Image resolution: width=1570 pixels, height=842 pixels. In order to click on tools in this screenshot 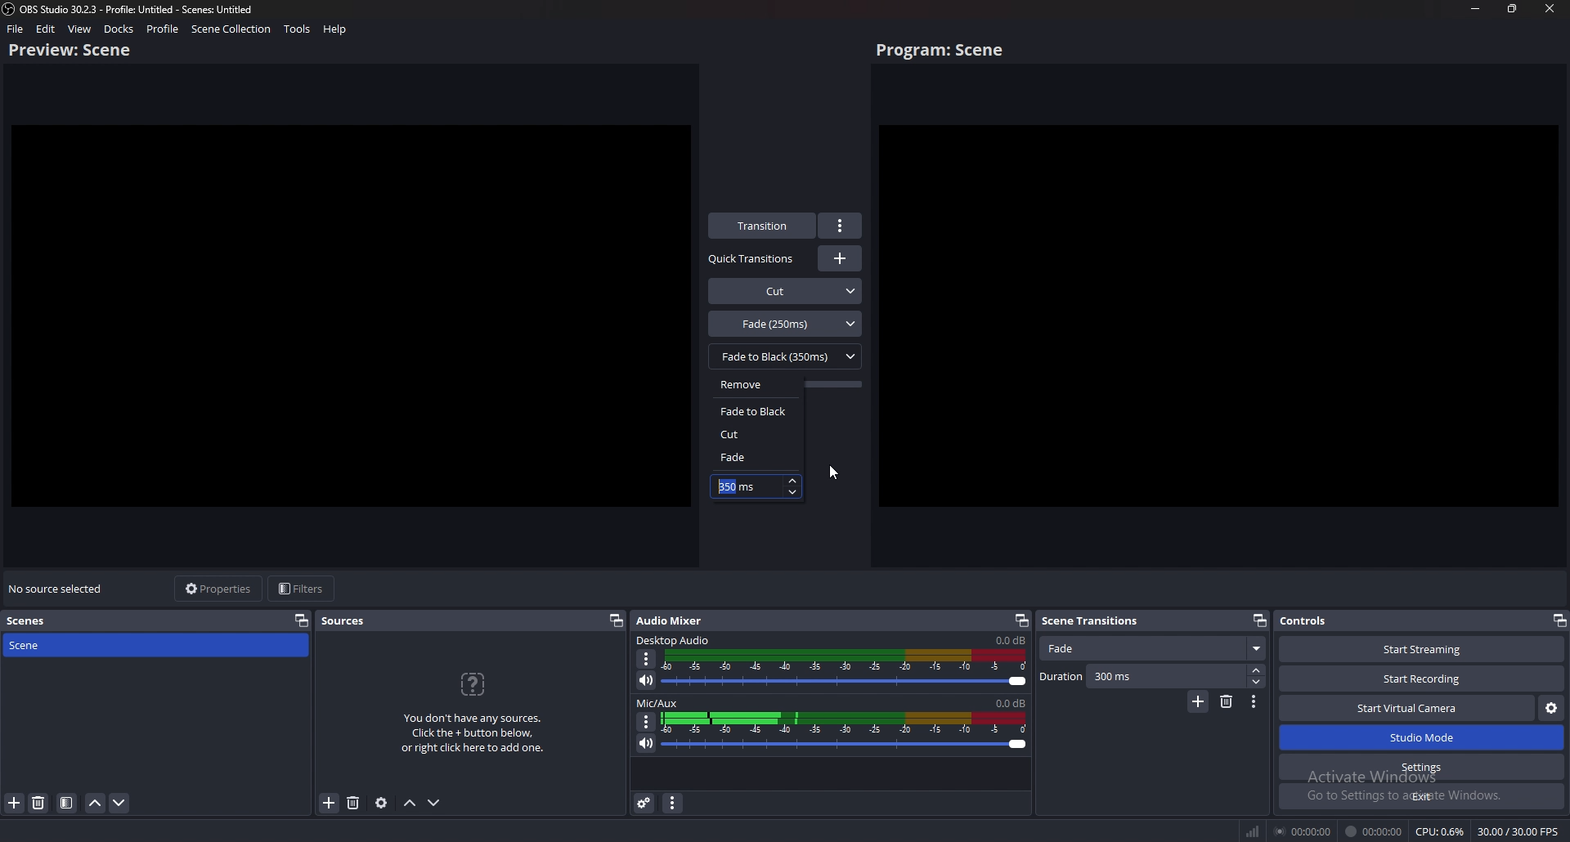, I will do `click(297, 29)`.